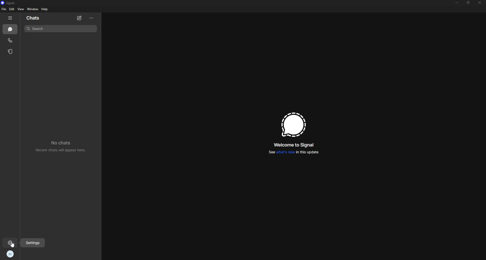  What do you see at coordinates (16, 246) in the screenshot?
I see `cursor` at bounding box center [16, 246].